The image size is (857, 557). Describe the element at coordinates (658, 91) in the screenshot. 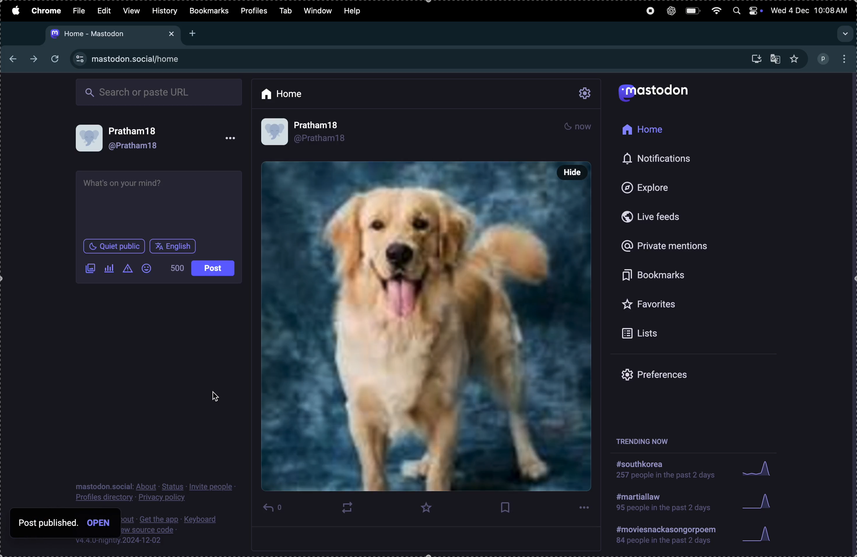

I see `Mastodon` at that location.